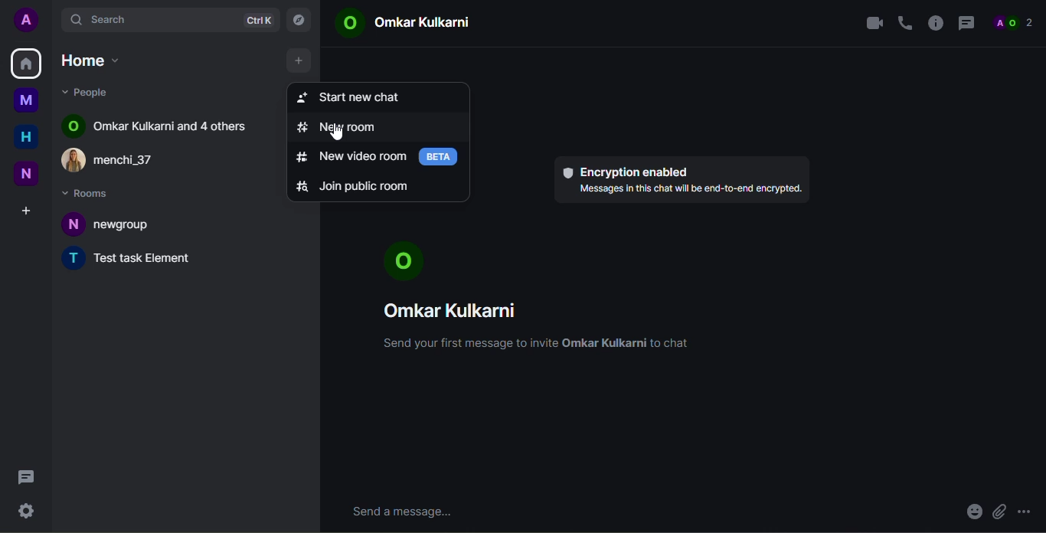  I want to click on threads, so click(966, 23).